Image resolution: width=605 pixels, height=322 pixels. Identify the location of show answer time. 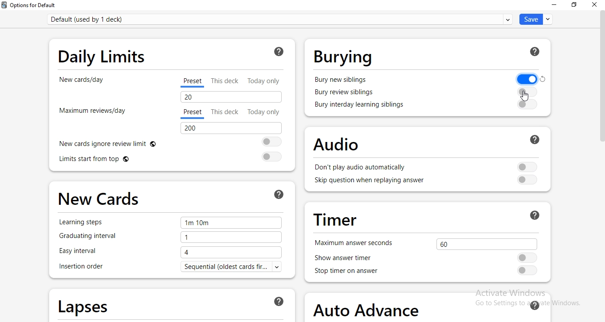
(351, 258).